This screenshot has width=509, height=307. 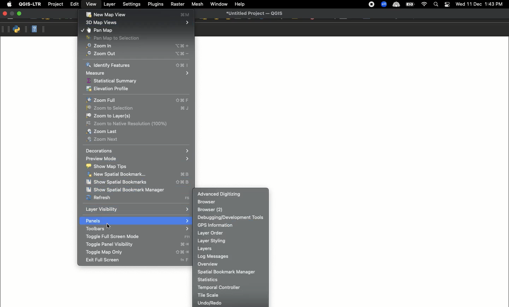 What do you see at coordinates (19, 13) in the screenshot?
I see `Maximize` at bounding box center [19, 13].